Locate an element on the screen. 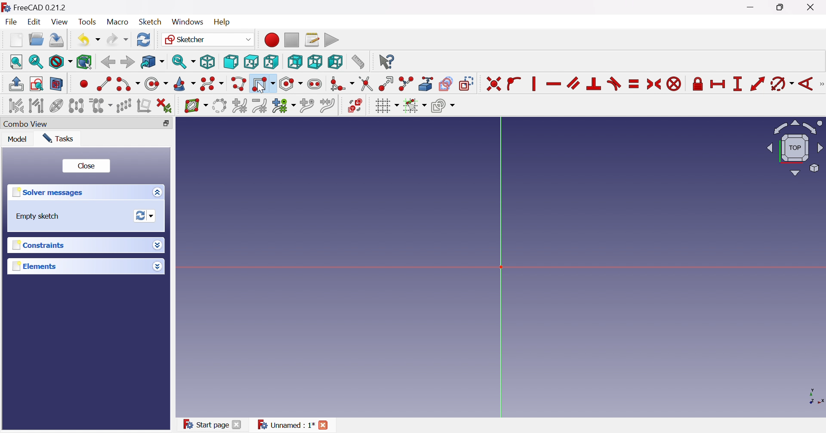  Edit is located at coordinates (35, 22).